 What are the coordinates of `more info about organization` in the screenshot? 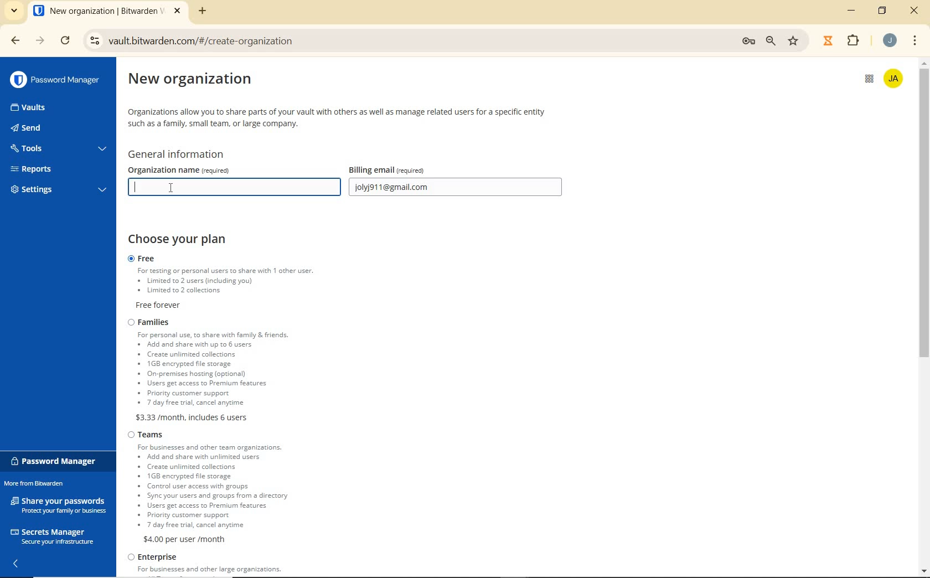 It's located at (339, 118).